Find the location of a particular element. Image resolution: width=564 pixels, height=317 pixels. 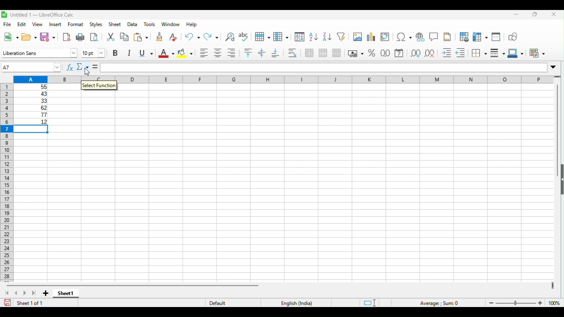

center vertically is located at coordinates (261, 53).